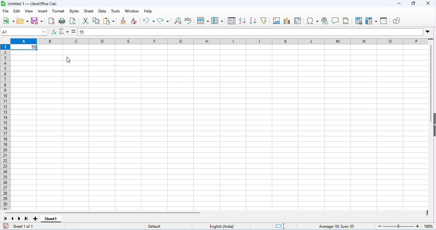 The image size is (436, 230). What do you see at coordinates (134, 21) in the screenshot?
I see `clear direct formatting` at bounding box center [134, 21].